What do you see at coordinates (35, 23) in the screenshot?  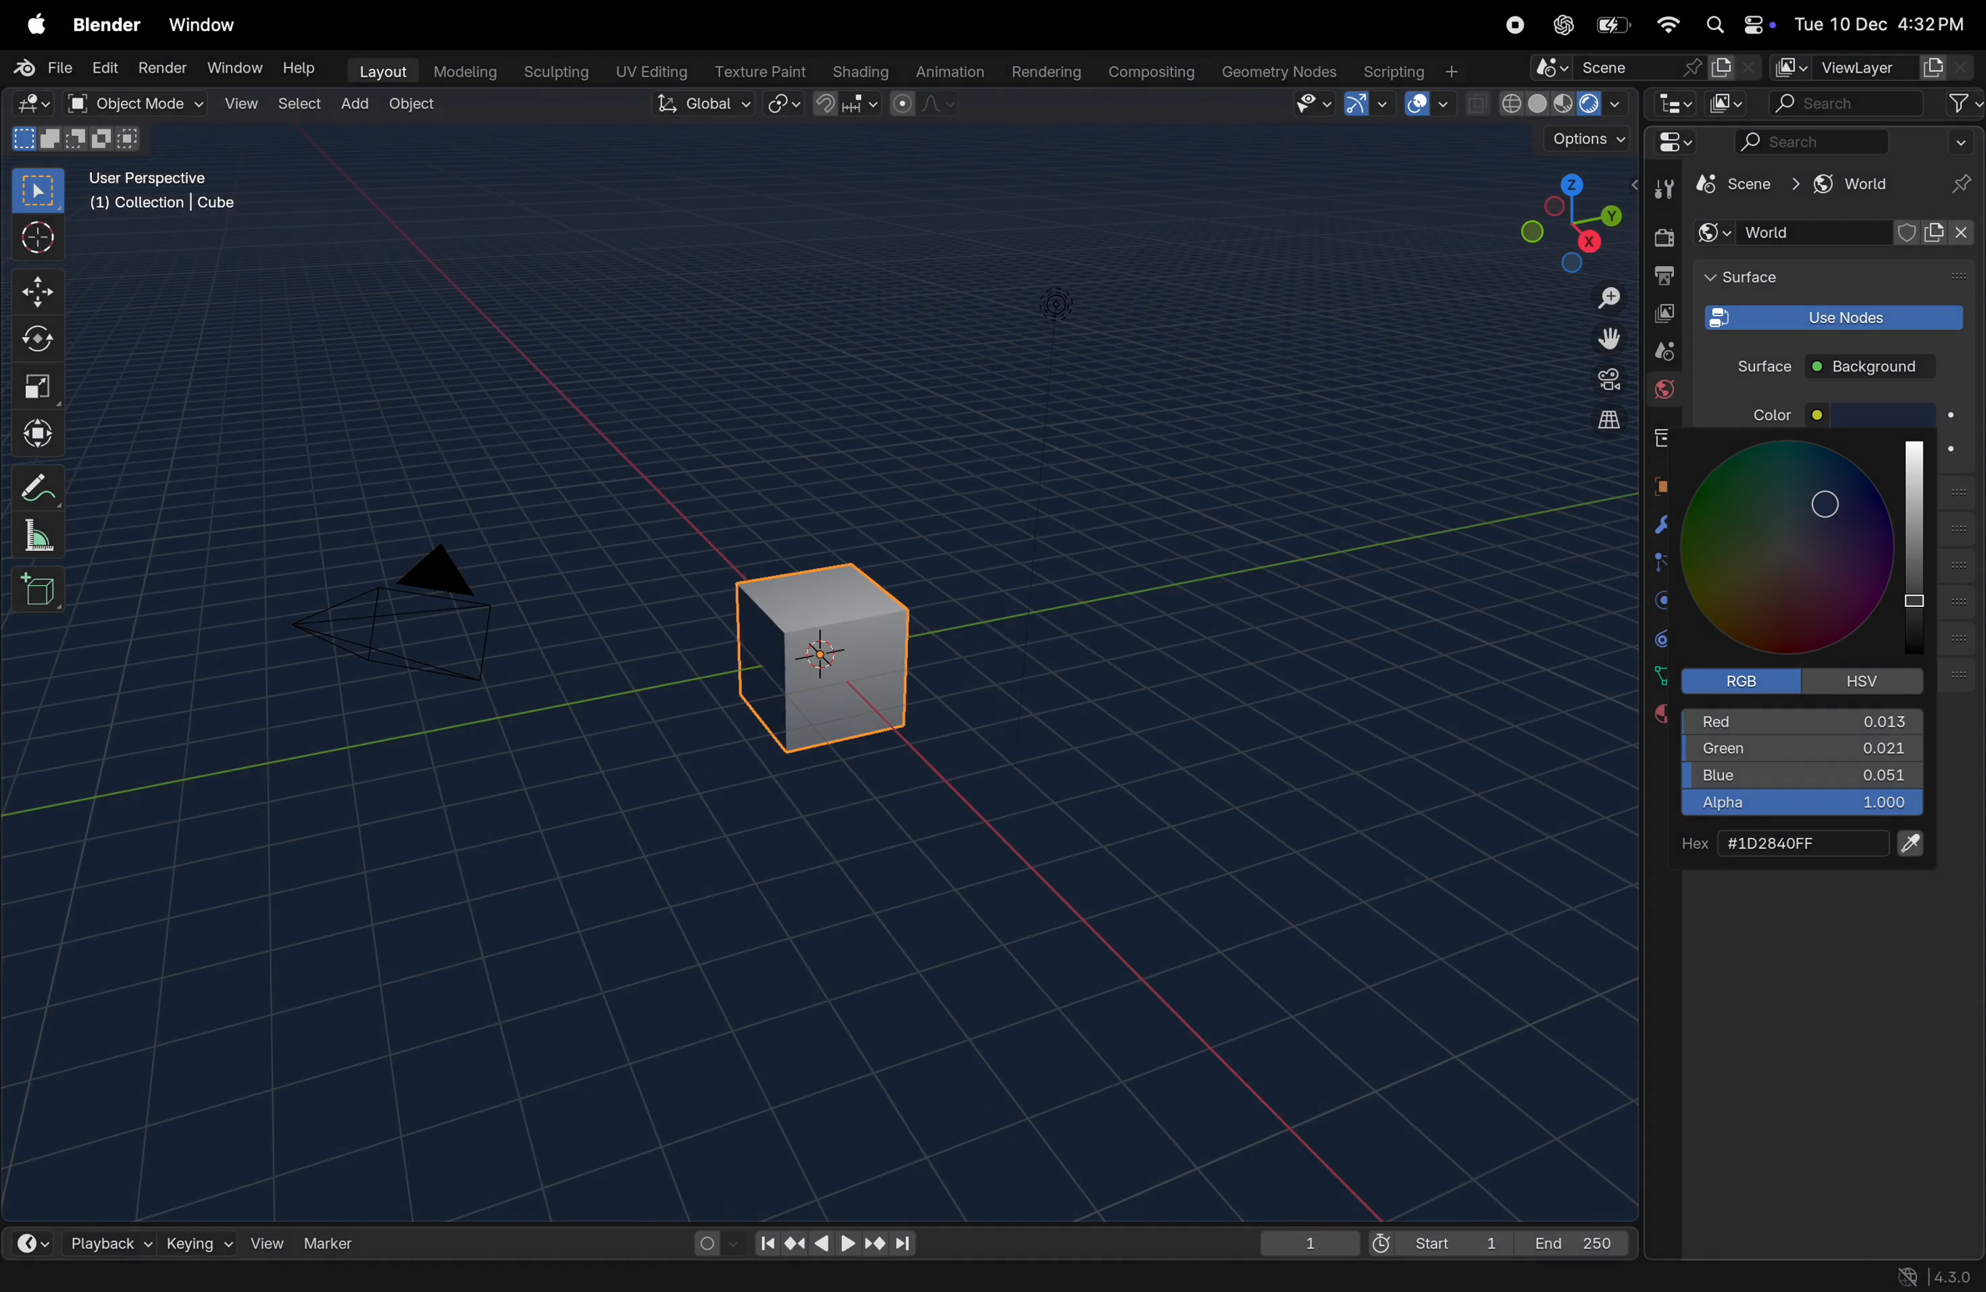 I see `Apple menu` at bounding box center [35, 23].